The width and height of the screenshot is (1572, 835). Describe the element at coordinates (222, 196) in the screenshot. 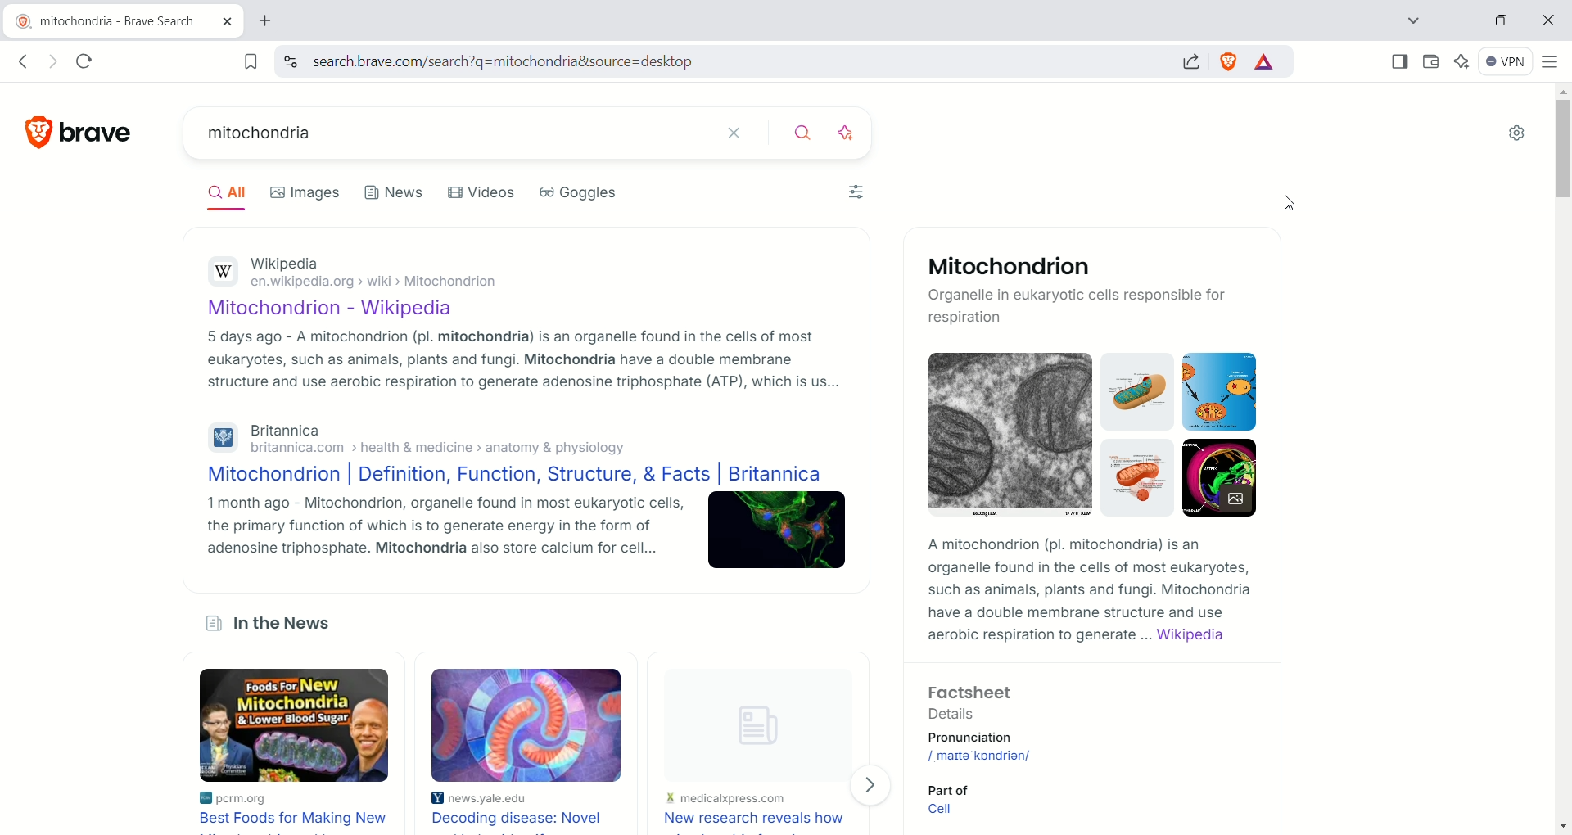

I see `All` at that location.